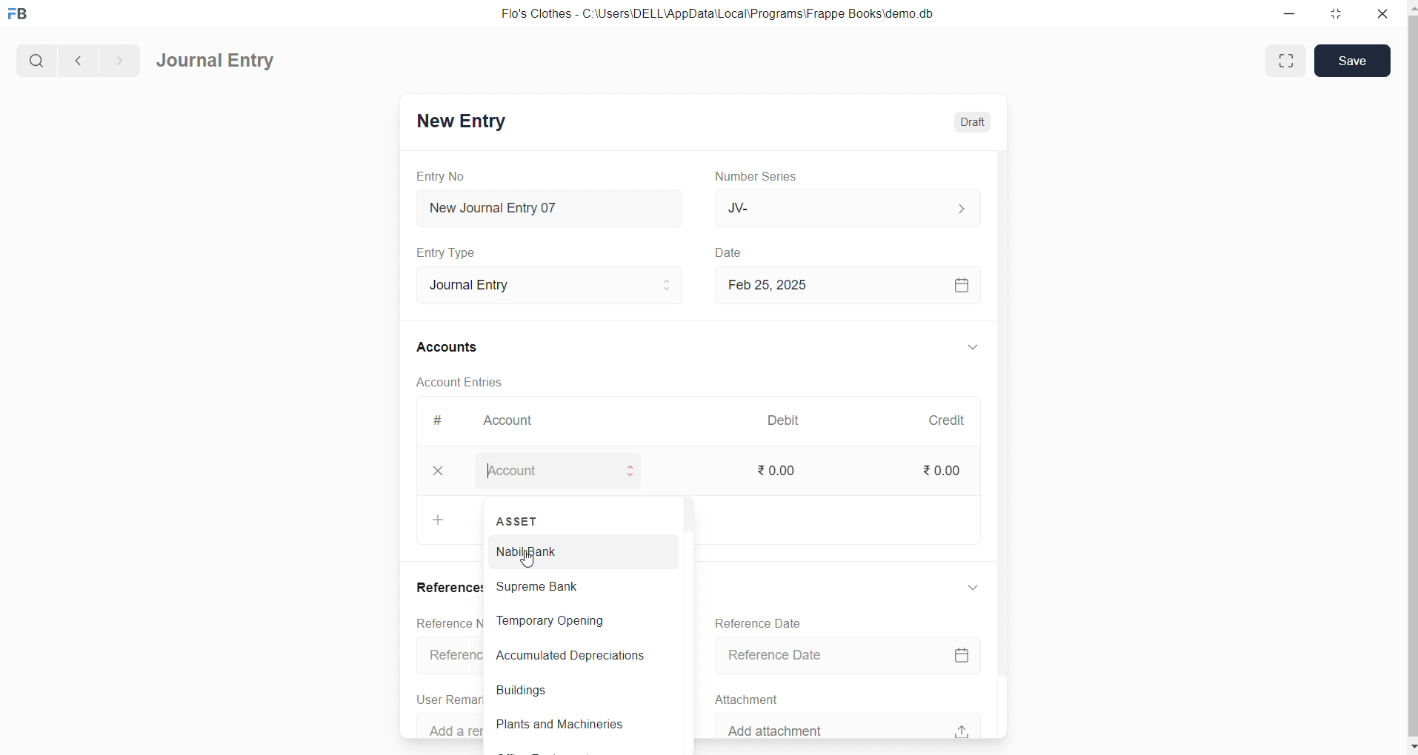 This screenshot has height=755, width=1418. I want to click on navigate forward, so click(119, 58).